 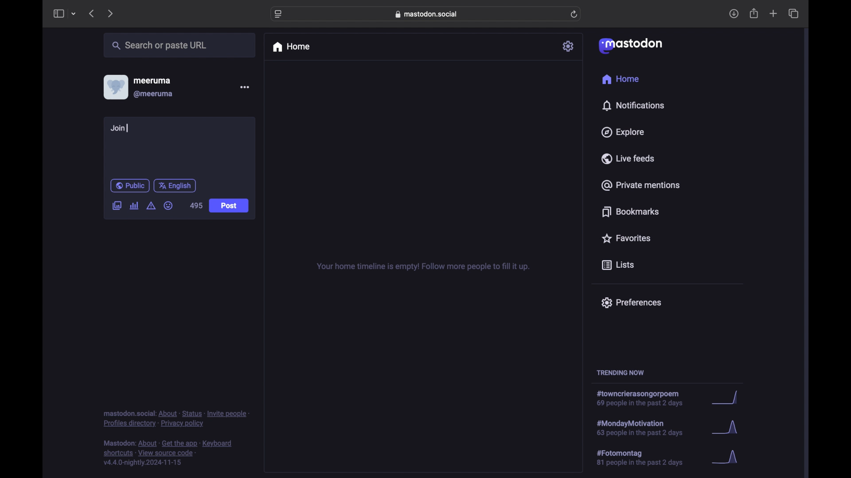 I want to click on hashtag trend, so click(x=646, y=458).